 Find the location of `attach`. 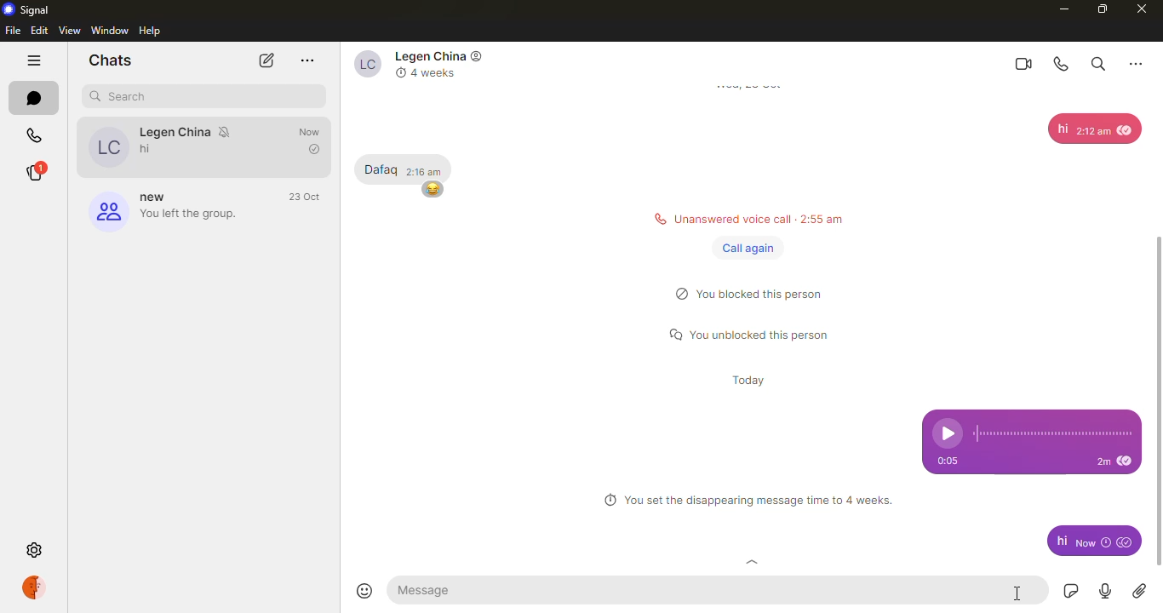

attach is located at coordinates (1139, 591).